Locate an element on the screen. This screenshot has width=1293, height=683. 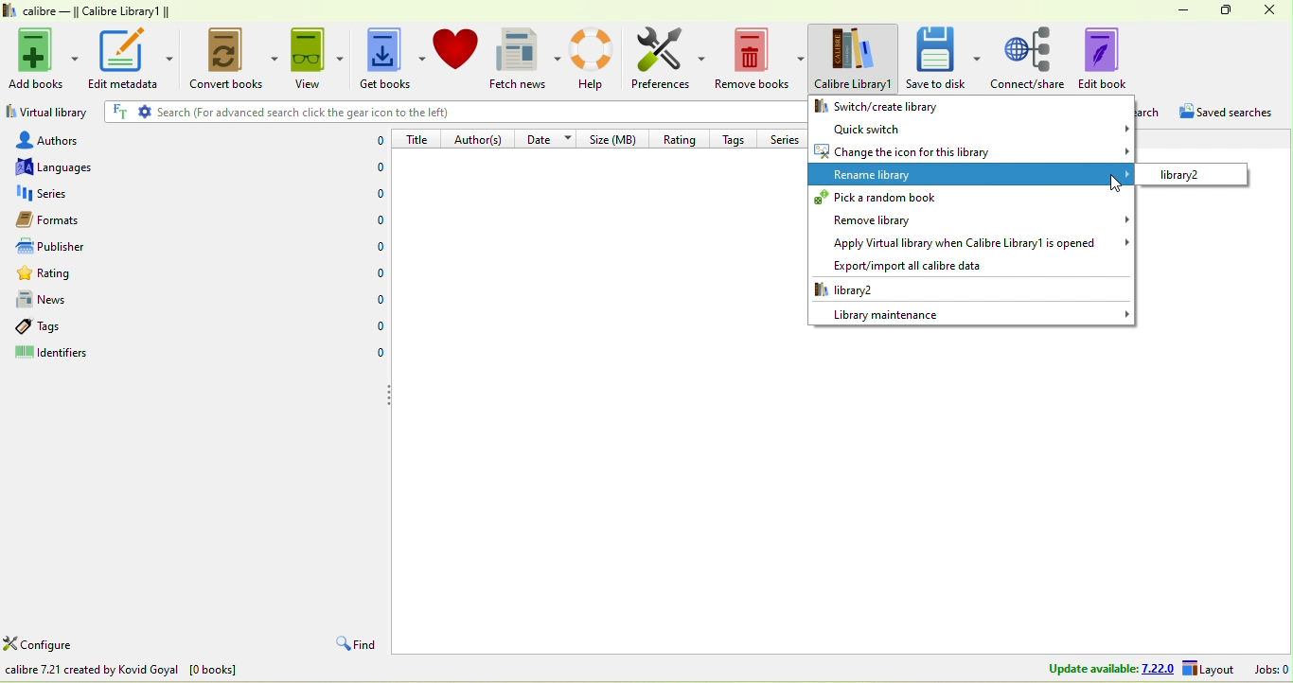
formats is located at coordinates (71, 219).